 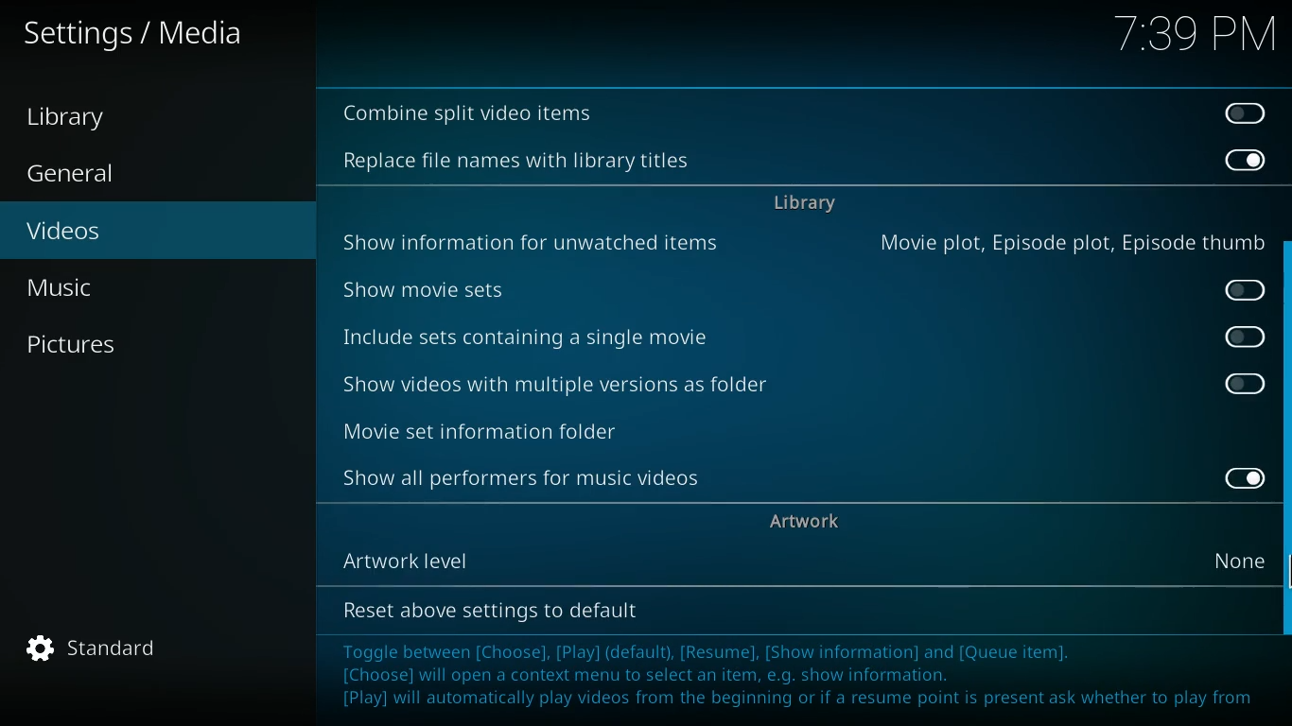 What do you see at coordinates (1246, 384) in the screenshot?
I see `off` at bounding box center [1246, 384].